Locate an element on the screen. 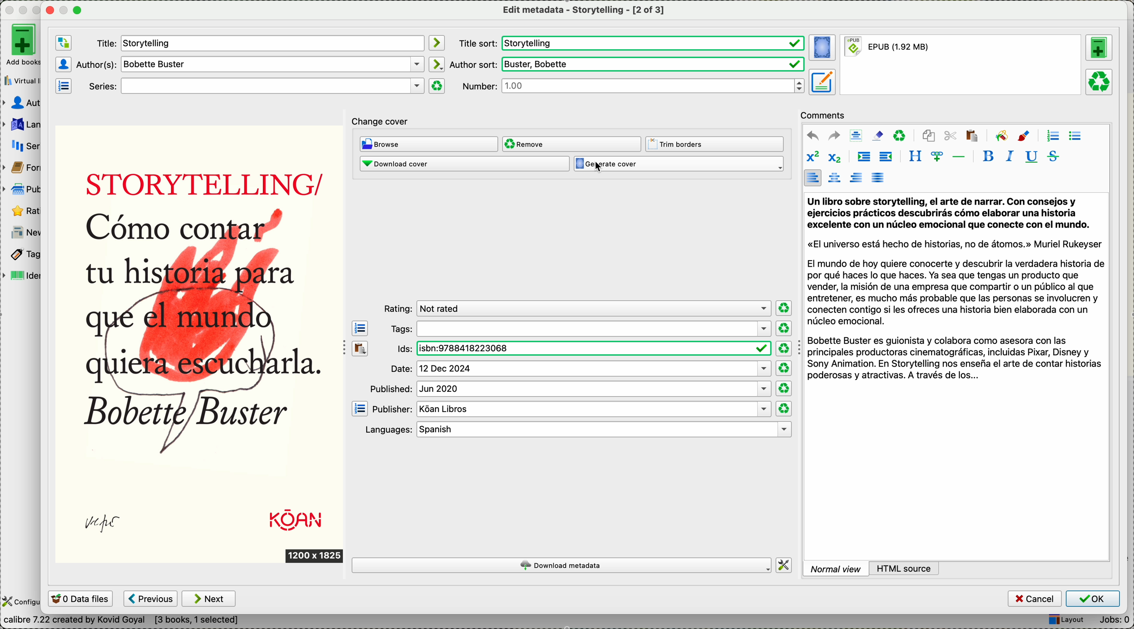 The image size is (1134, 629). data files is located at coordinates (81, 599).